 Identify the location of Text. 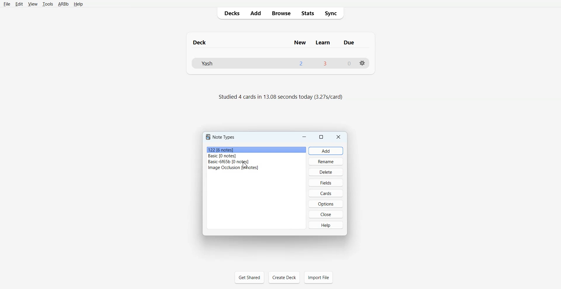
(280, 40).